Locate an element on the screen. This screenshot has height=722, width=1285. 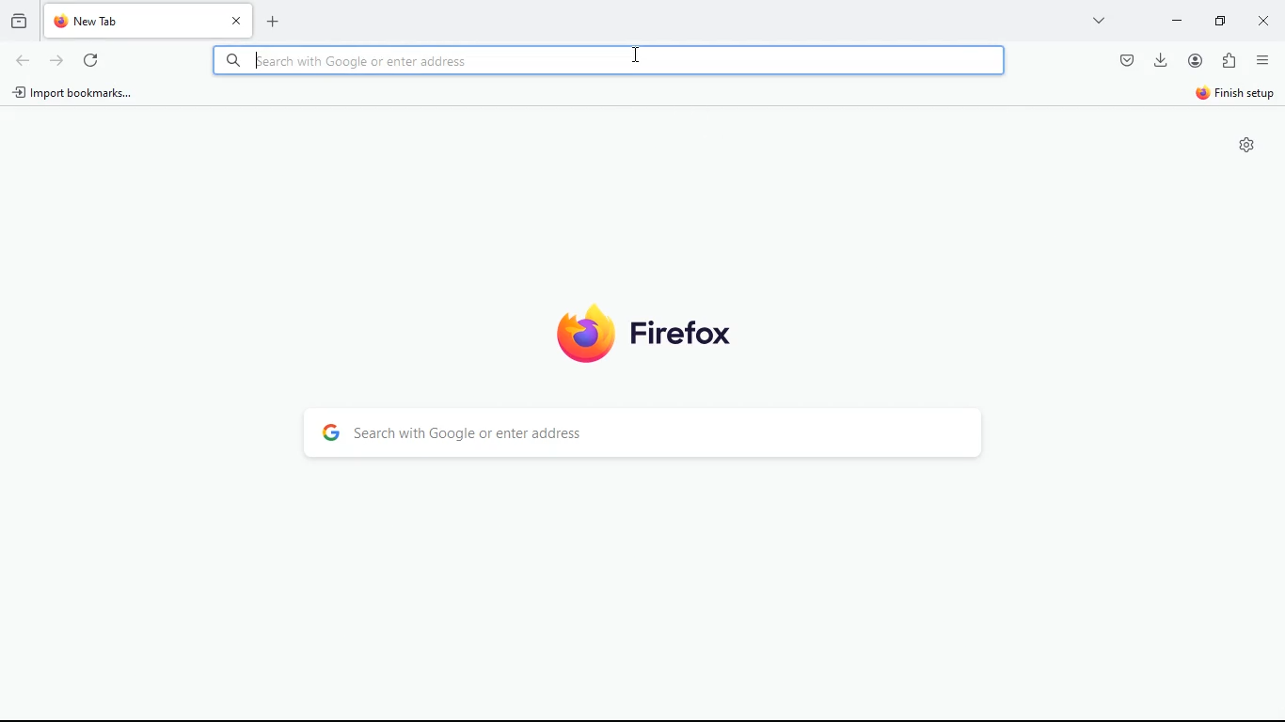
search is located at coordinates (639, 432).